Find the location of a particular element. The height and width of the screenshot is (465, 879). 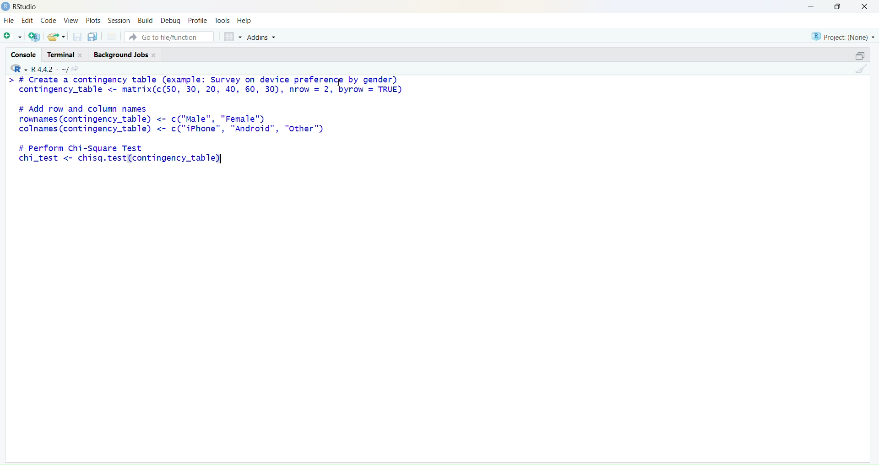

# Perform Chi-Square Testchi_test <- chisq.test(contingency_table) is located at coordinates (122, 154).